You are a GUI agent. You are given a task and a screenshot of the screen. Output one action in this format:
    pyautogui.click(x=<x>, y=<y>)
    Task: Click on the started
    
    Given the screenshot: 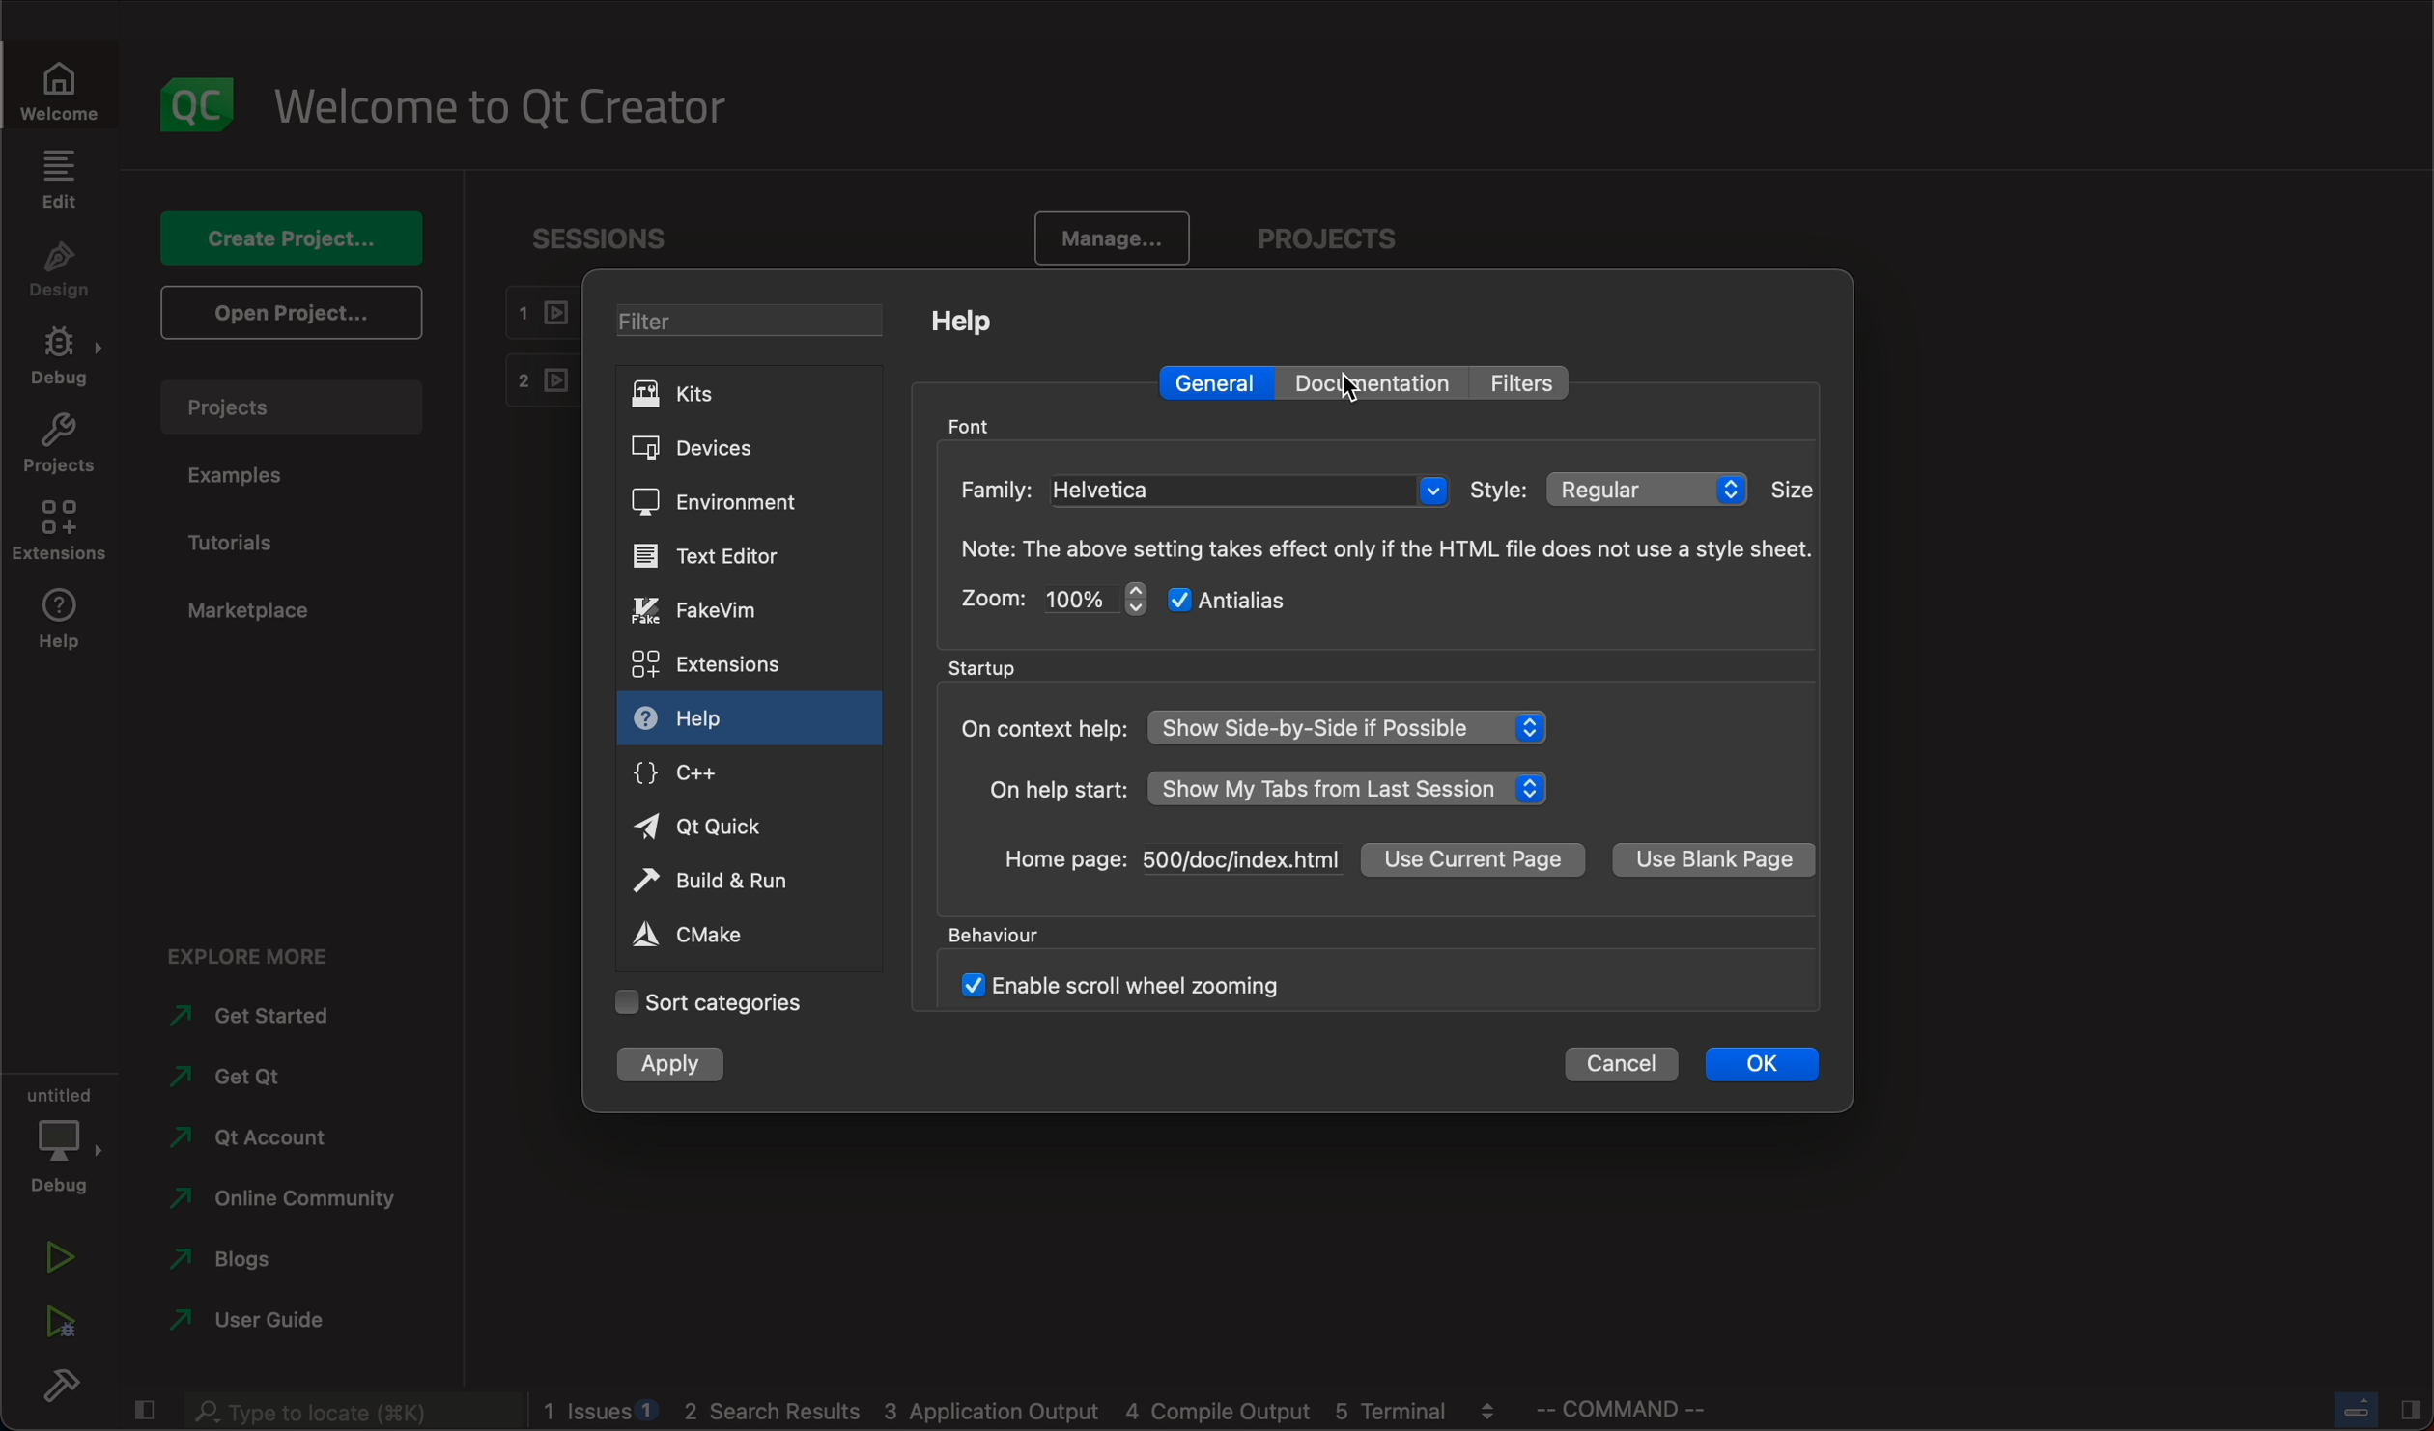 What is the action you would take?
    pyautogui.click(x=265, y=1018)
    